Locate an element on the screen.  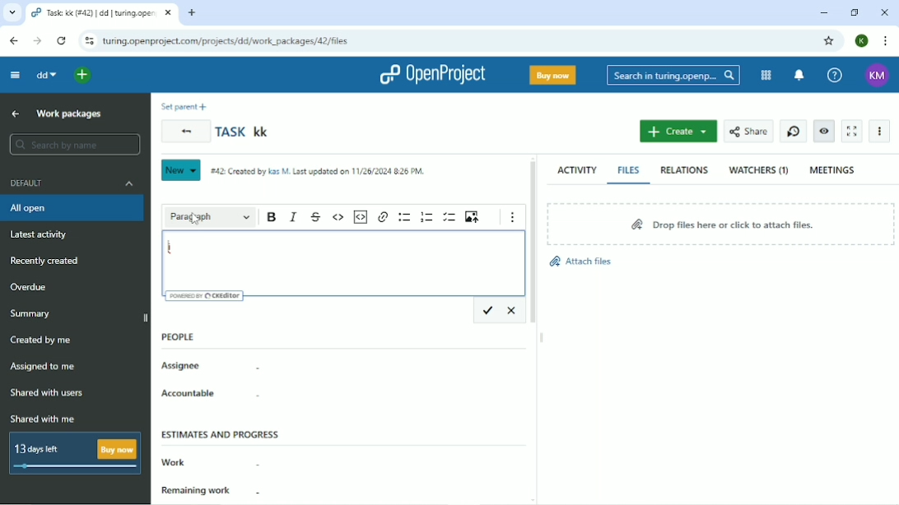
Customize and control google chrome is located at coordinates (883, 40).